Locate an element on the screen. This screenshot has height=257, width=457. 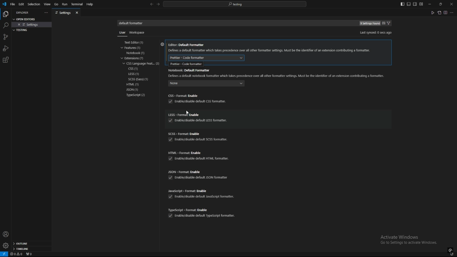
html is located at coordinates (135, 84).